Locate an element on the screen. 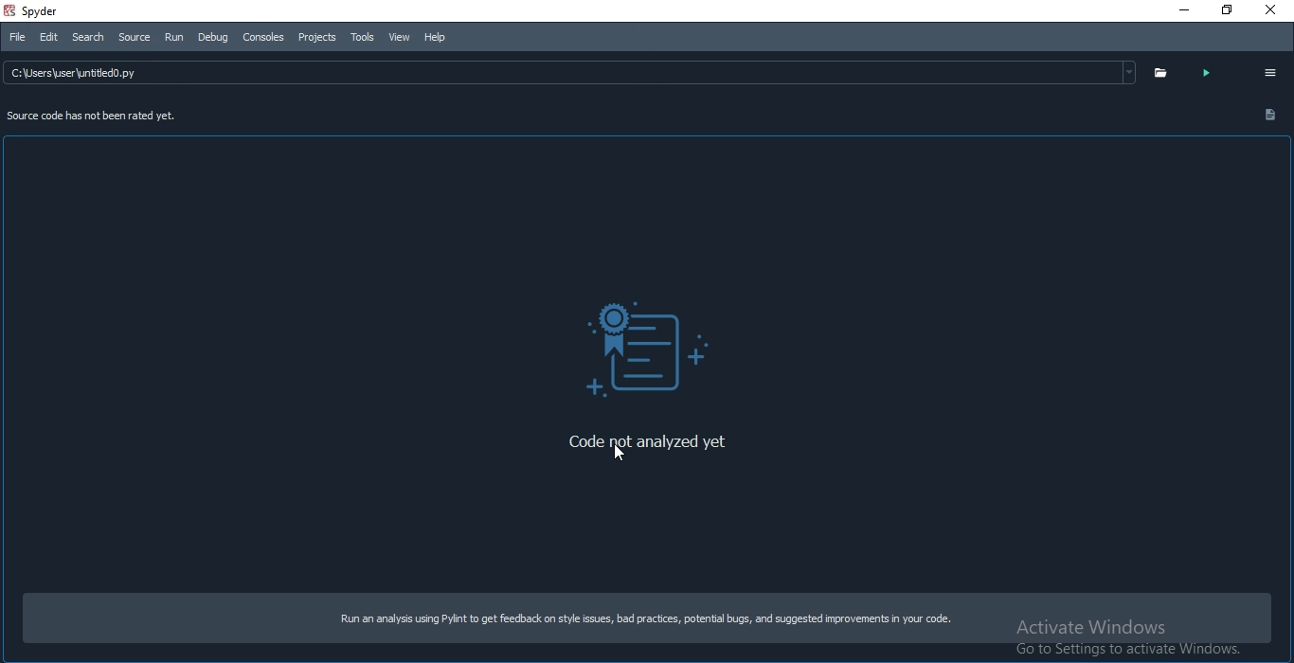  document is located at coordinates (1271, 113).